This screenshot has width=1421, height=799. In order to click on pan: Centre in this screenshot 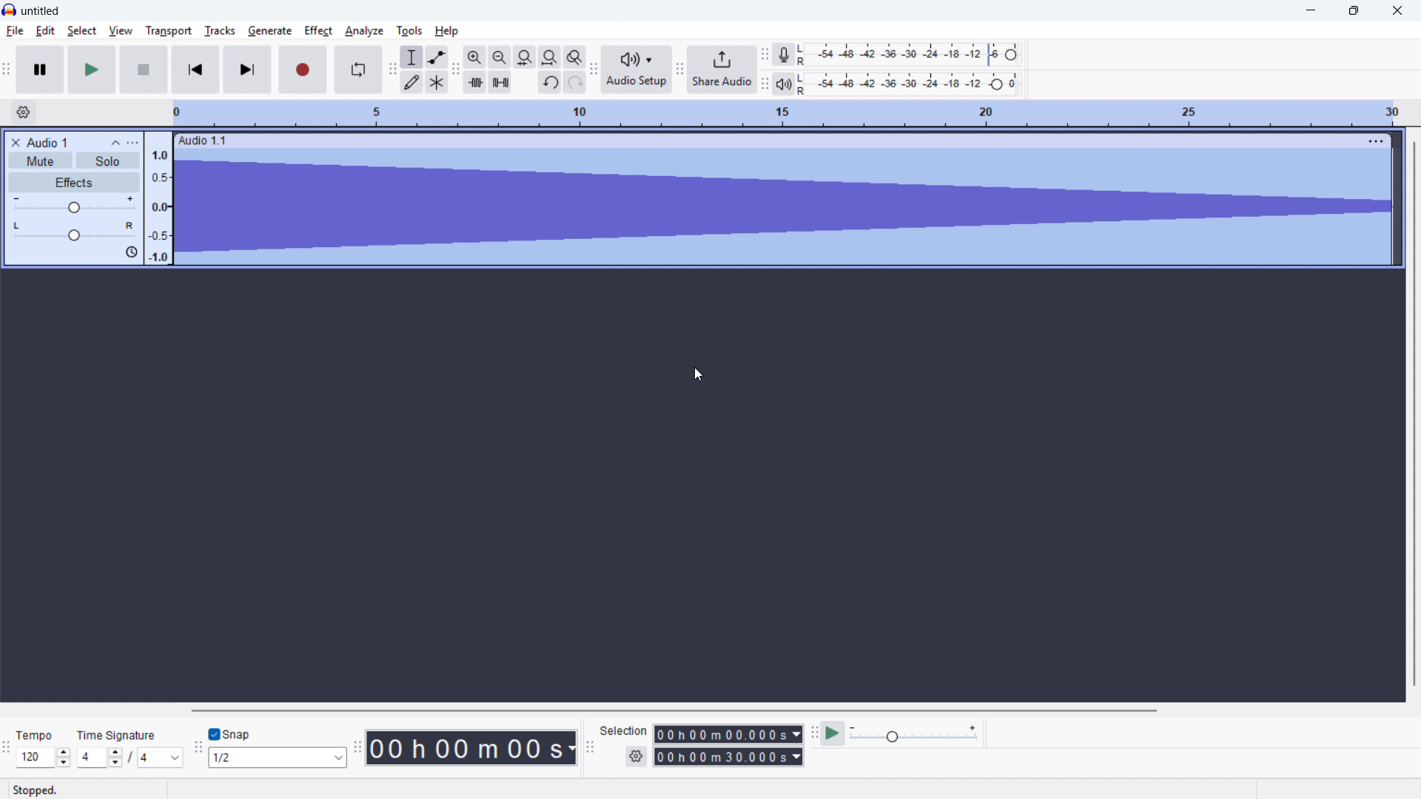, I will do `click(76, 231)`.